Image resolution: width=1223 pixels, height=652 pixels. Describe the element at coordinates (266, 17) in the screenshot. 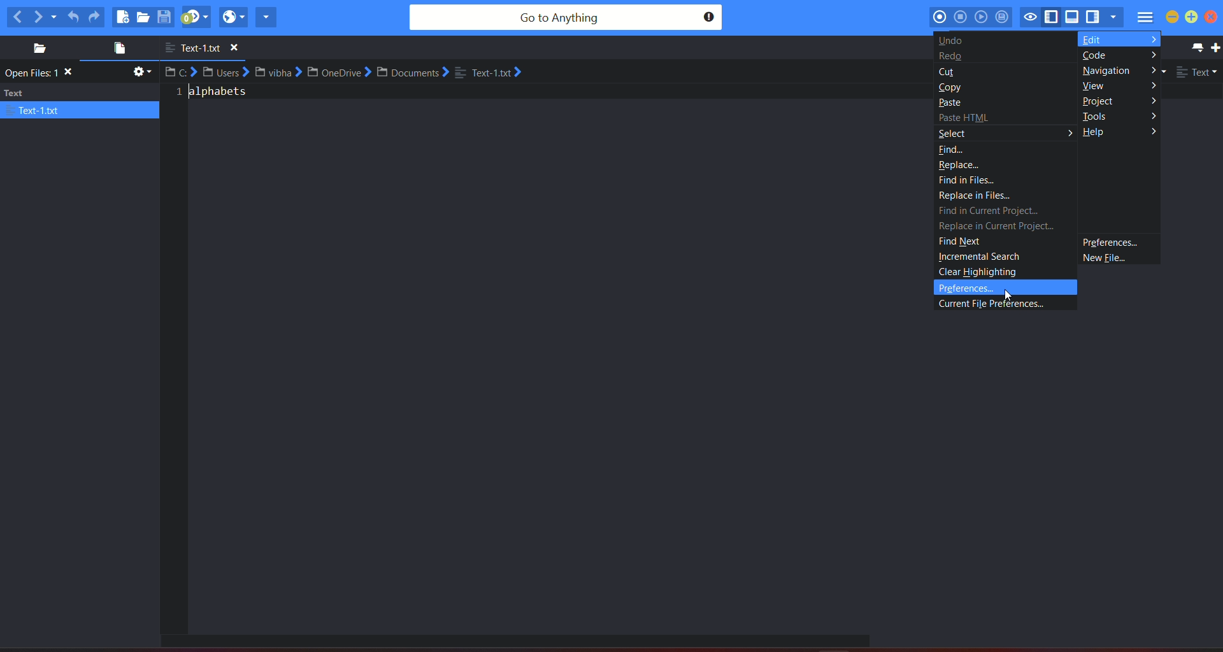

I see `share current file` at that location.